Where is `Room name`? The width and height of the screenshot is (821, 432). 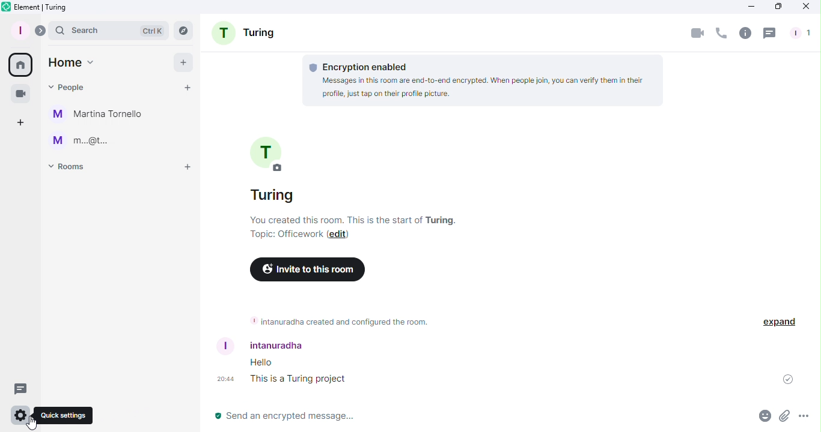
Room name is located at coordinates (271, 170).